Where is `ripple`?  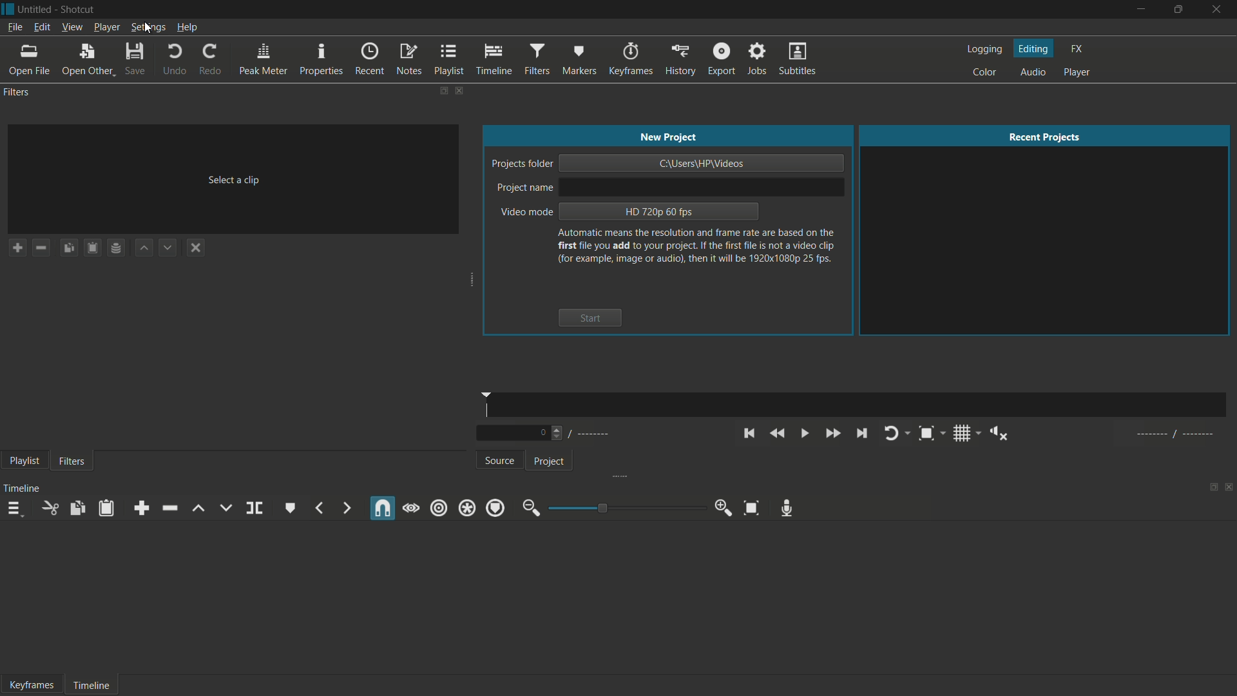 ripple is located at coordinates (439, 508).